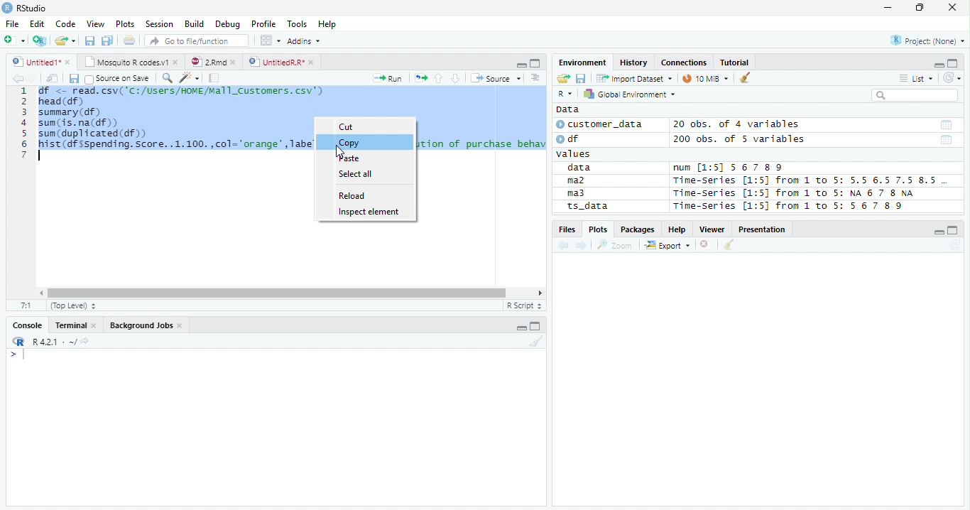 This screenshot has width=970, height=510. What do you see at coordinates (729, 168) in the screenshot?
I see `num [1:5] 567 89` at bounding box center [729, 168].